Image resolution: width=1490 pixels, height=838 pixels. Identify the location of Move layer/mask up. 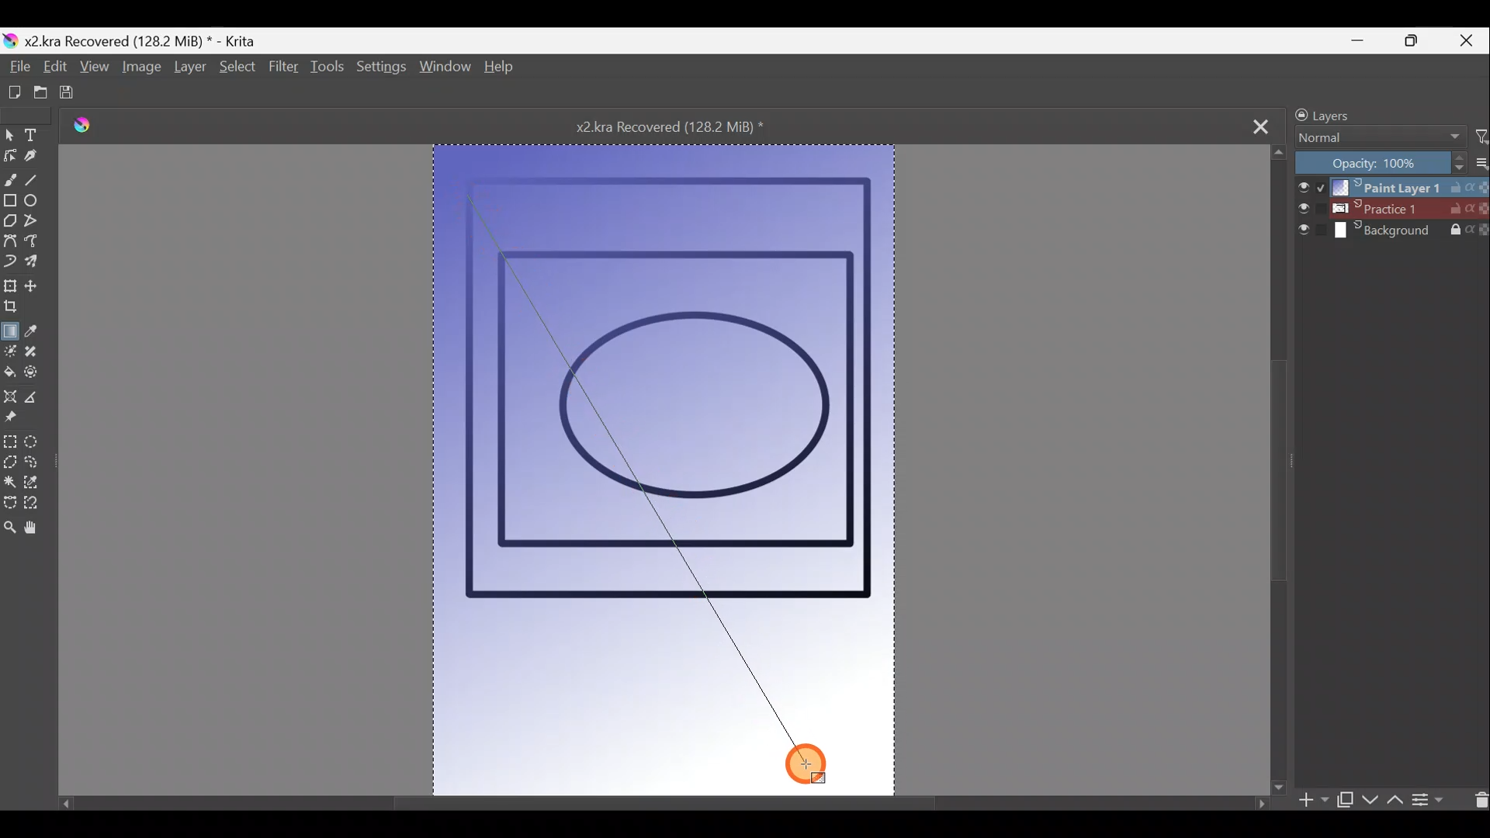
(1393, 800).